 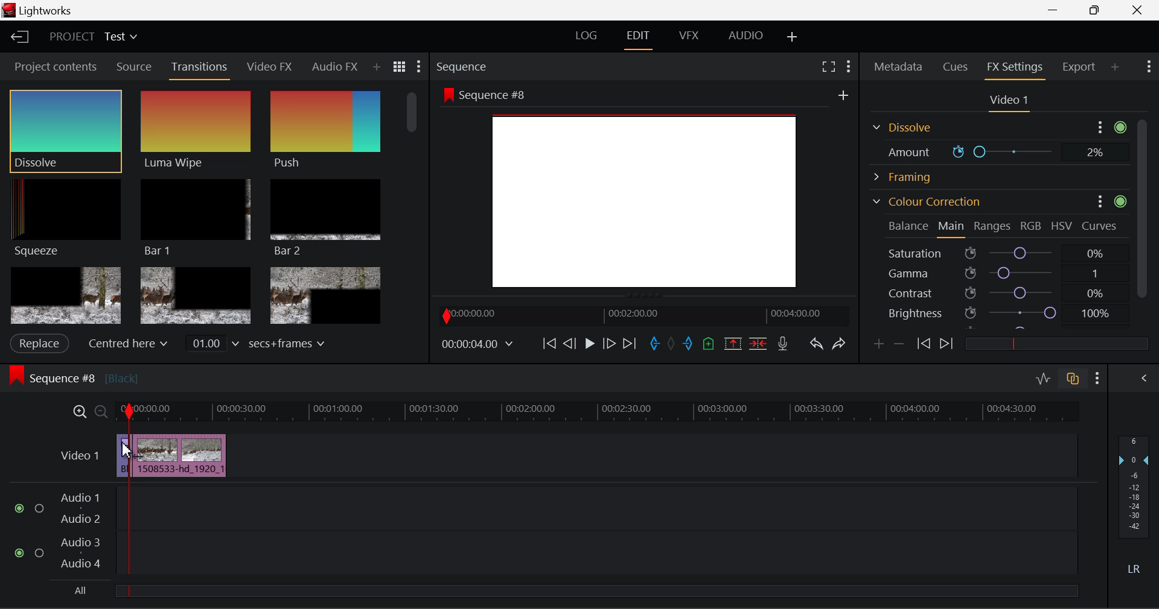 What do you see at coordinates (922, 344) in the screenshot?
I see `Previous keyframe` at bounding box center [922, 344].